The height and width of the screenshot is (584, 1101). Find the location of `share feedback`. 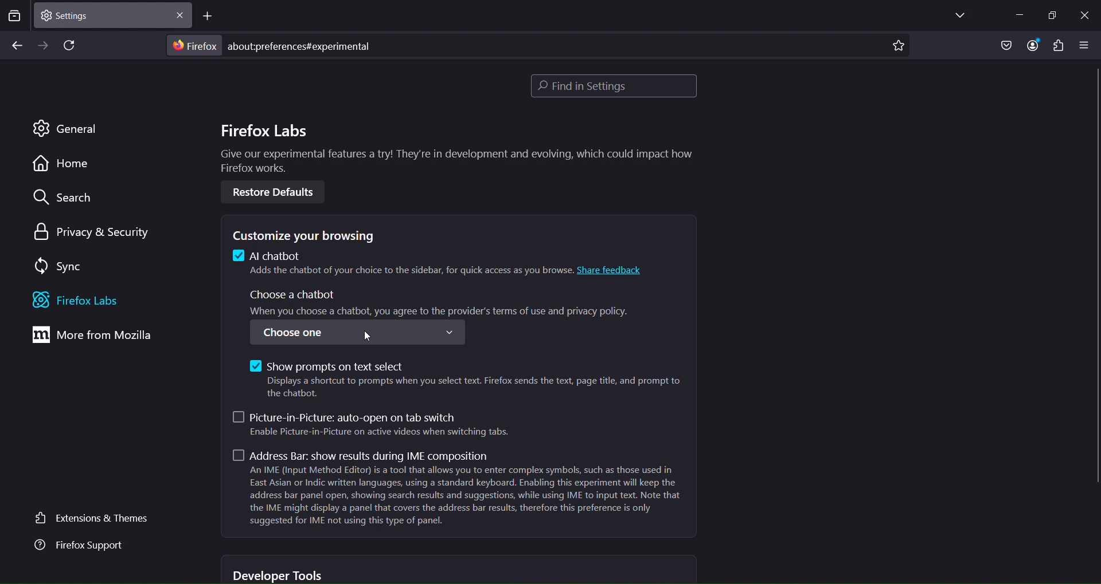

share feedback is located at coordinates (614, 270).